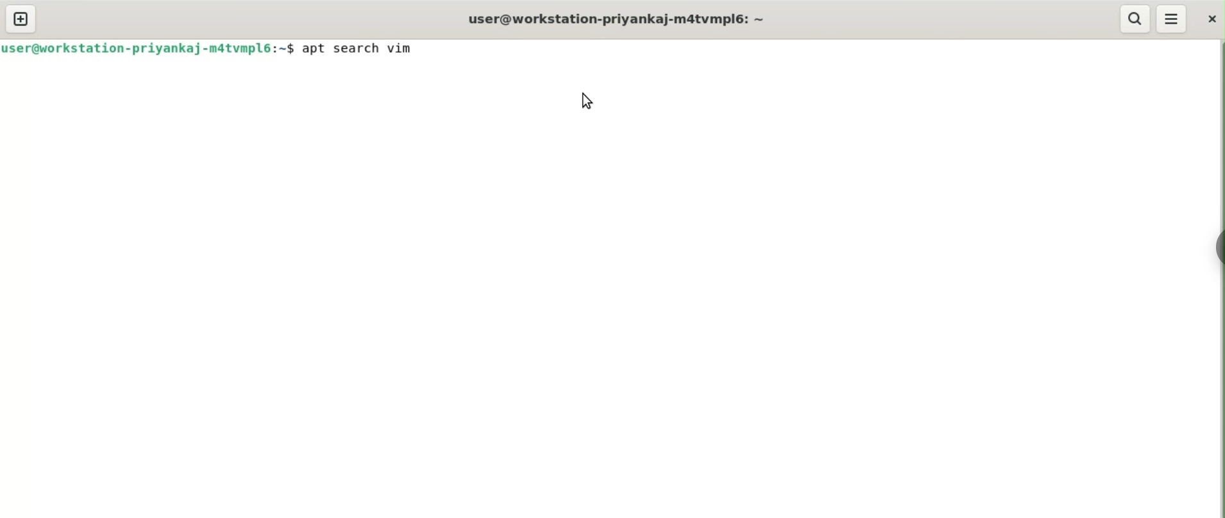 The width and height of the screenshot is (1225, 518). Describe the element at coordinates (581, 100) in the screenshot. I see `cursor` at that location.